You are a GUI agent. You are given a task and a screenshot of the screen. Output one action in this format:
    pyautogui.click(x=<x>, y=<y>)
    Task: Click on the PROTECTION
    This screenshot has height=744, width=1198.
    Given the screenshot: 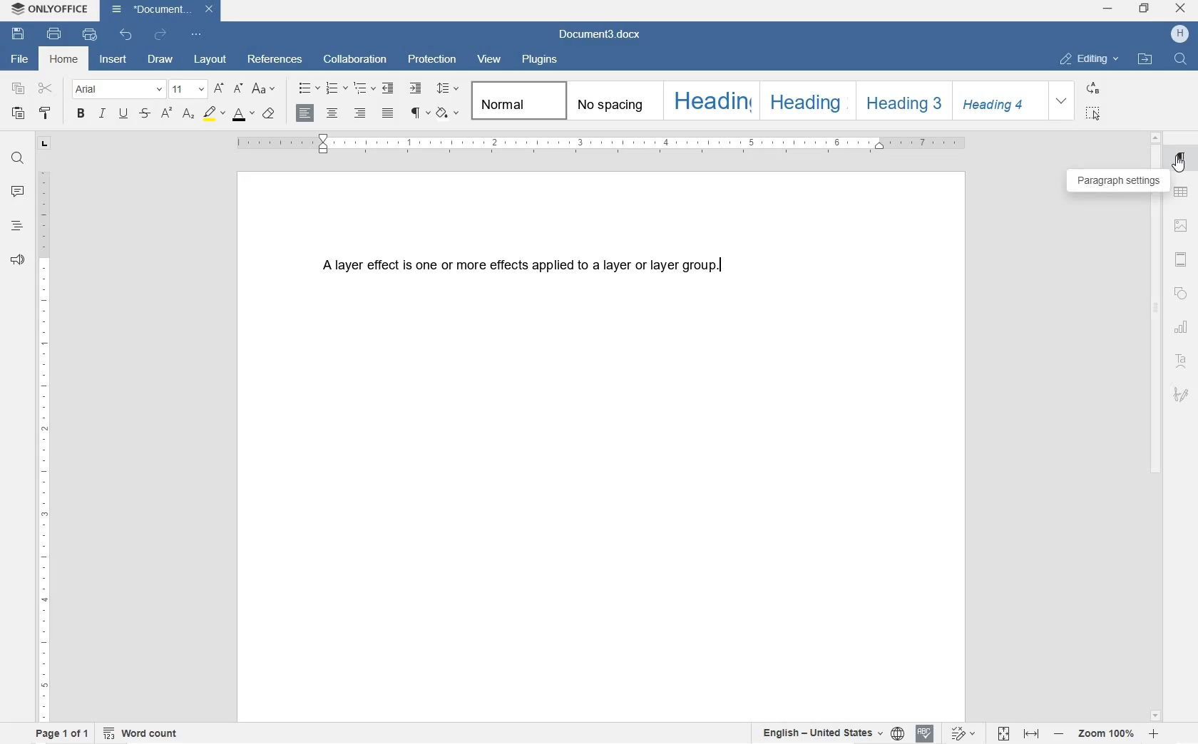 What is the action you would take?
    pyautogui.click(x=434, y=61)
    